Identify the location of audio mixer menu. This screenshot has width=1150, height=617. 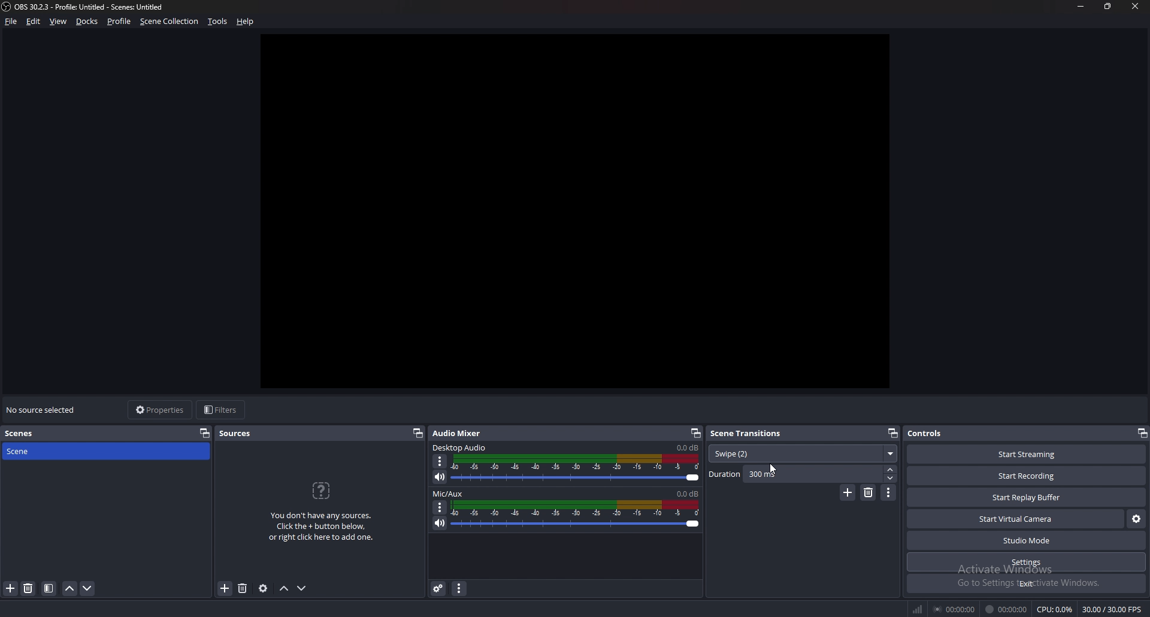
(459, 588).